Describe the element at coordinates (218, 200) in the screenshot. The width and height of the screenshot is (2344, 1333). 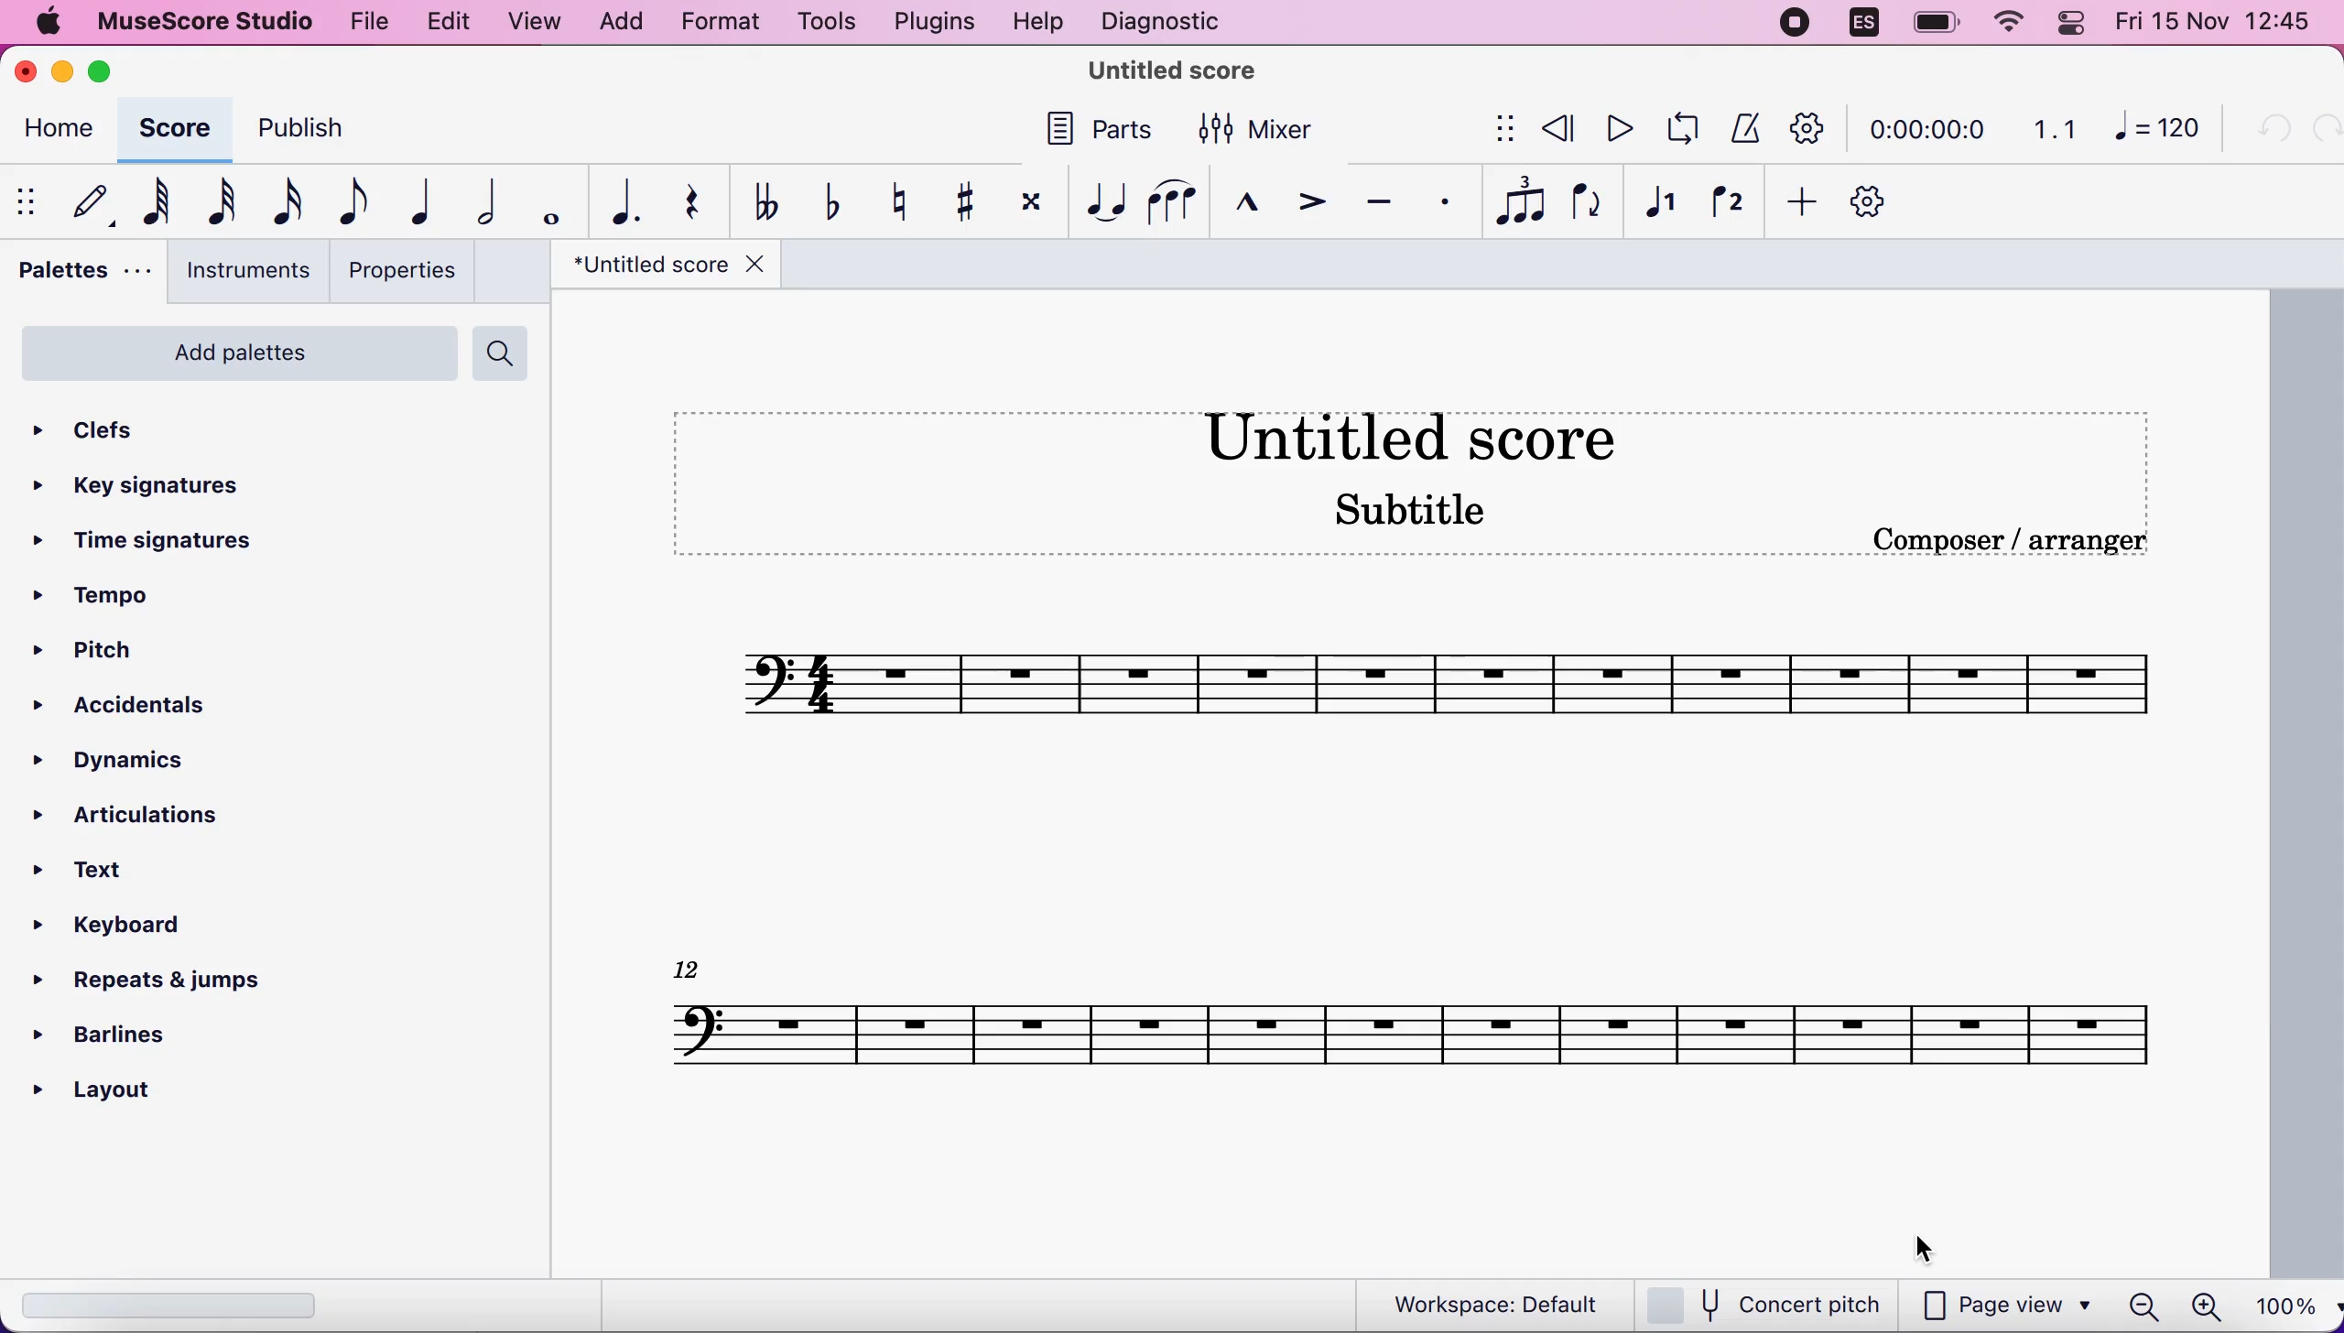
I see `32nd note` at that location.